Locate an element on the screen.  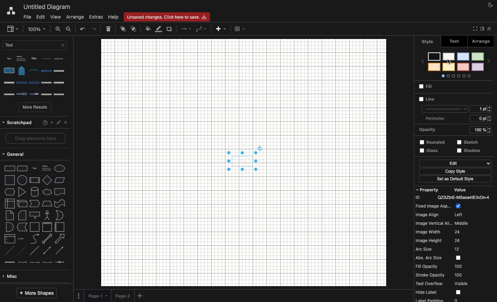
Delete is located at coordinates (108, 29).